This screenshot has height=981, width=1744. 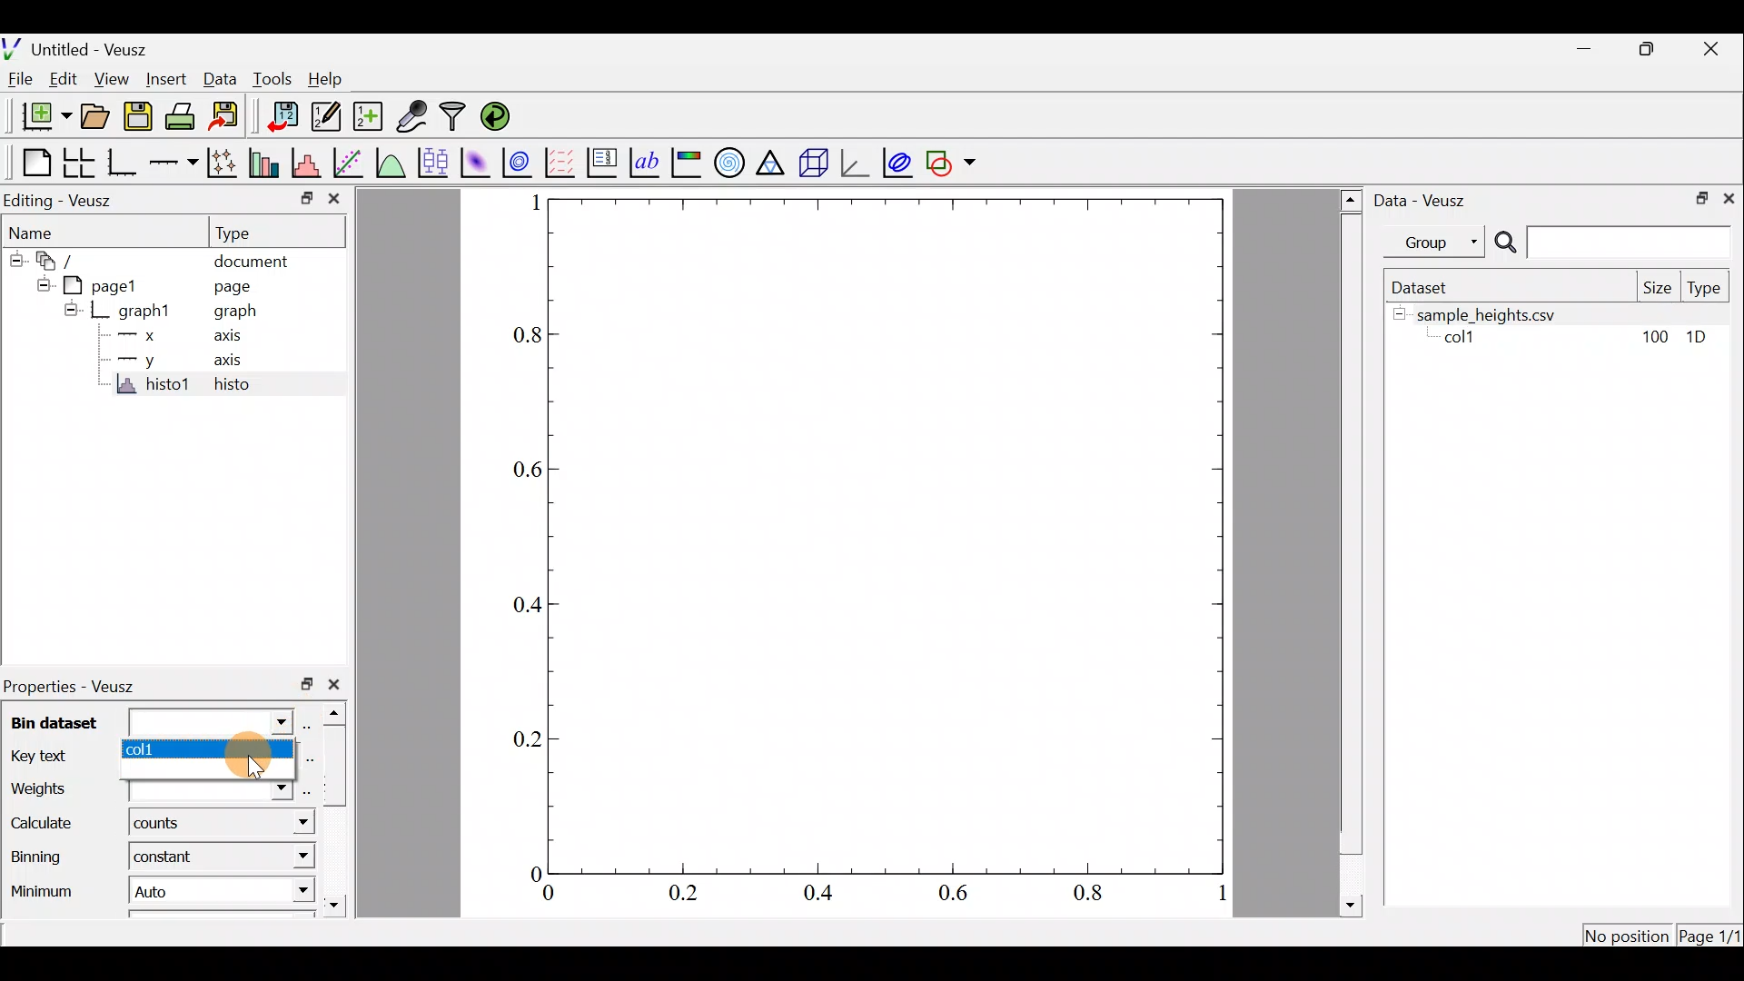 I want to click on [No position, so click(x=1629, y=934).